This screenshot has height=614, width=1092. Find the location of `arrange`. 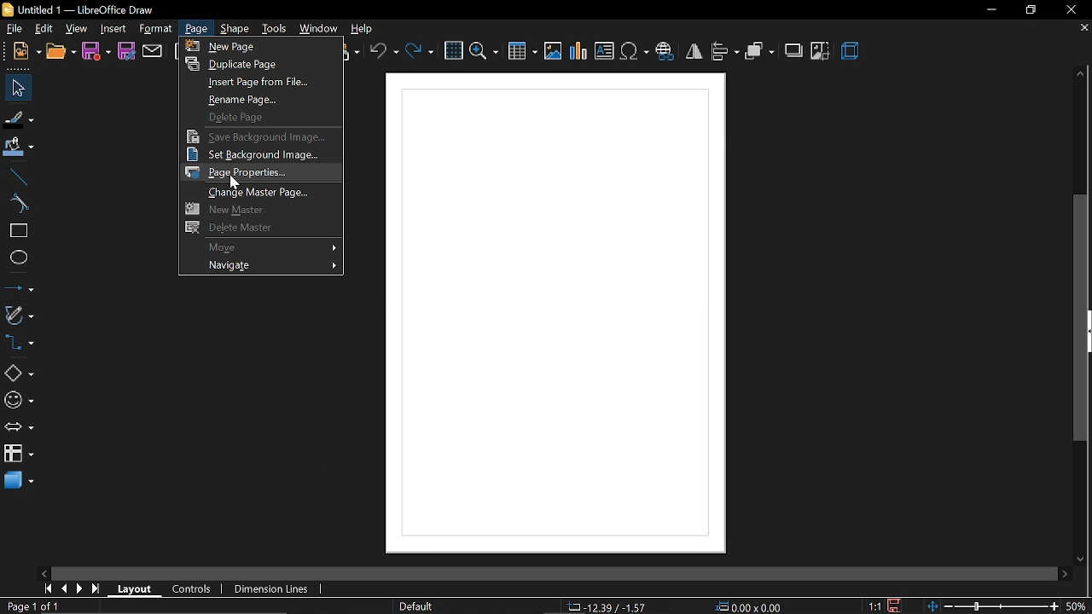

arrange is located at coordinates (759, 51).